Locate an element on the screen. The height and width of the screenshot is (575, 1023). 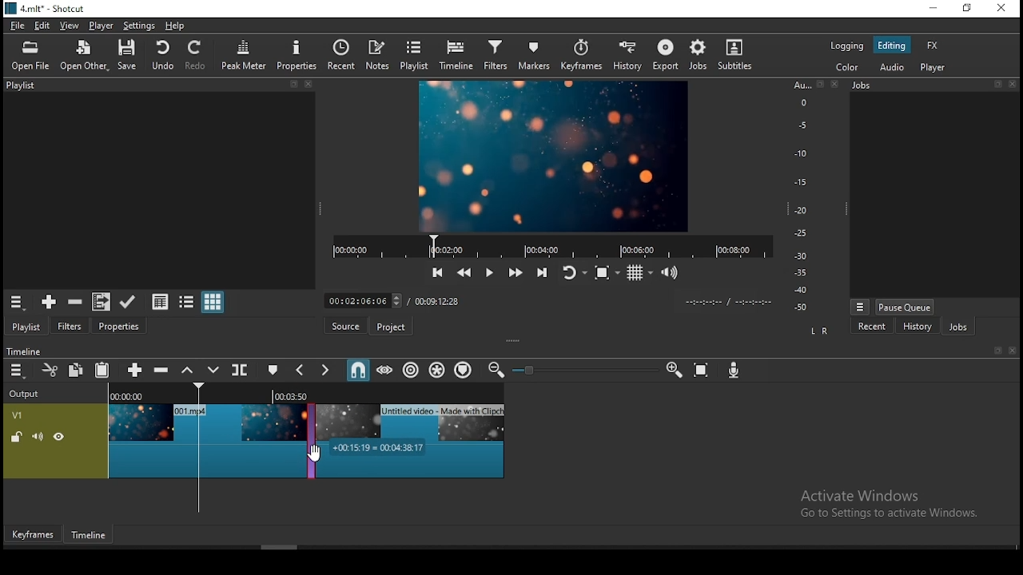
next marker is located at coordinates (327, 371).